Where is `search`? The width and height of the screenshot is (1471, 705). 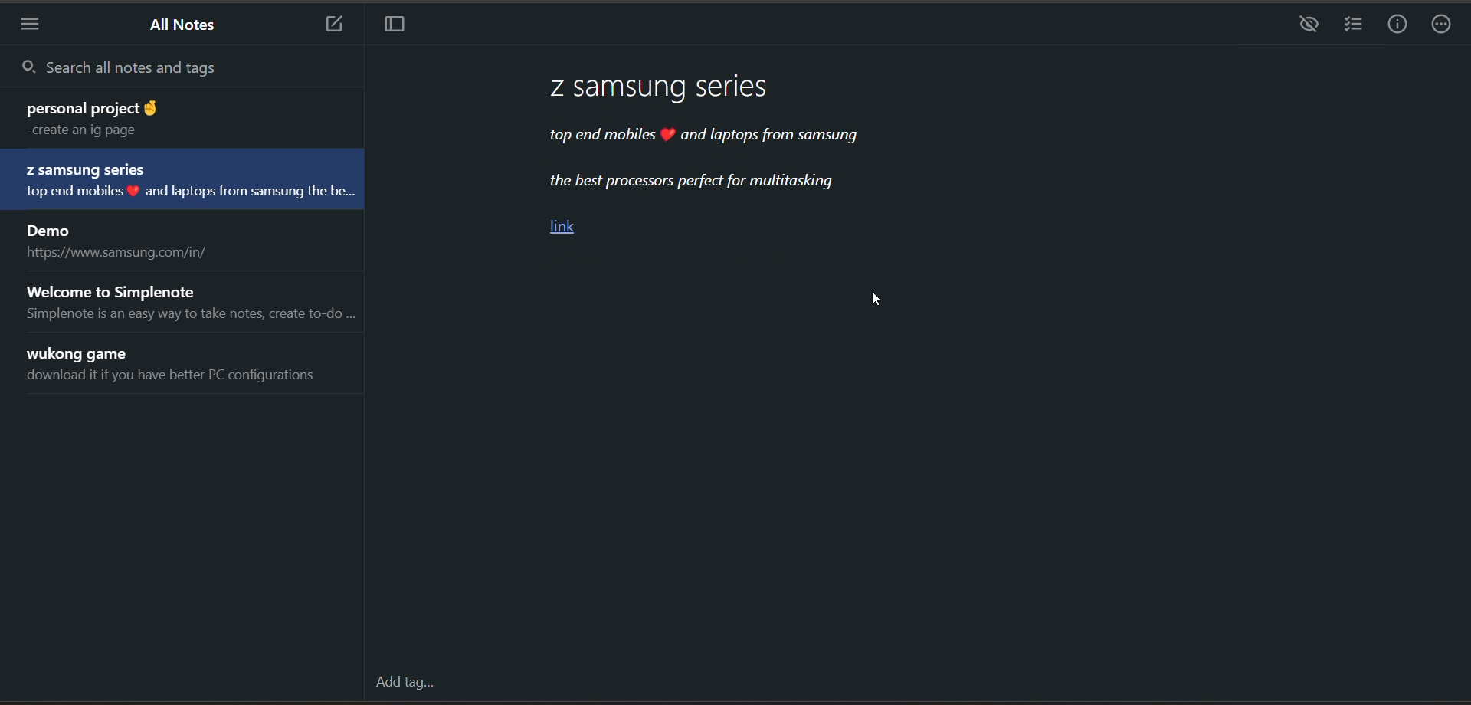 search is located at coordinates (180, 67).